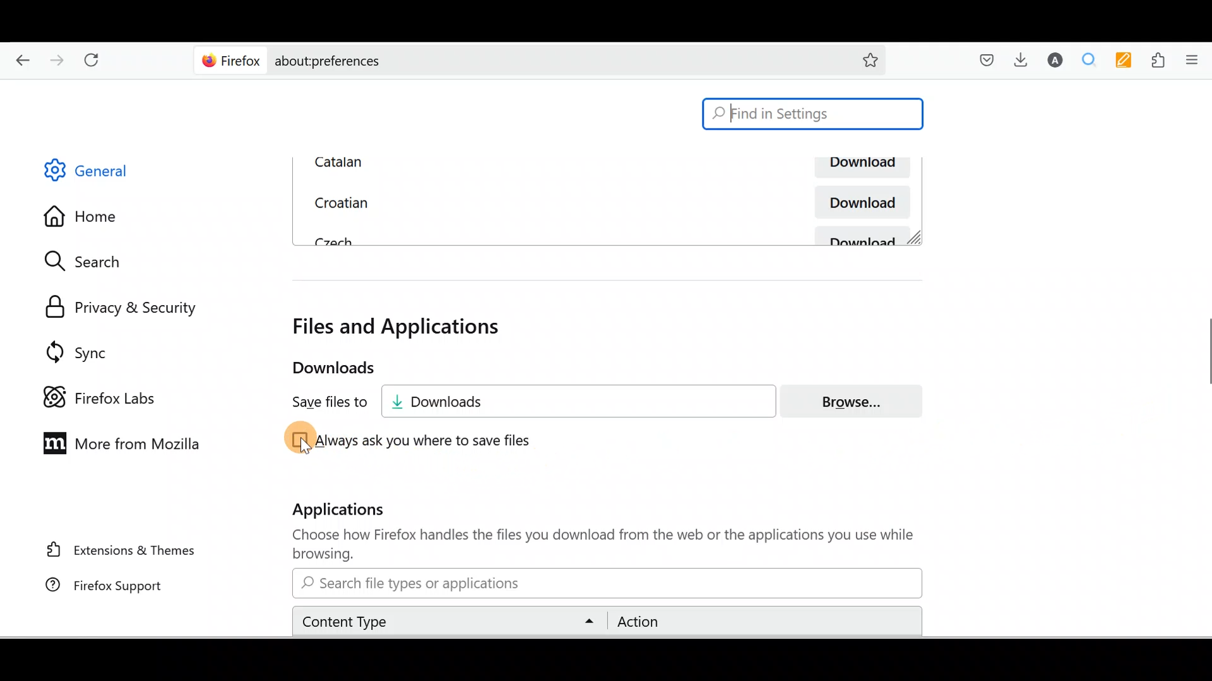 The width and height of the screenshot is (1212, 681). Describe the element at coordinates (1127, 61) in the screenshot. I see `Multi keywords highlighter` at that location.